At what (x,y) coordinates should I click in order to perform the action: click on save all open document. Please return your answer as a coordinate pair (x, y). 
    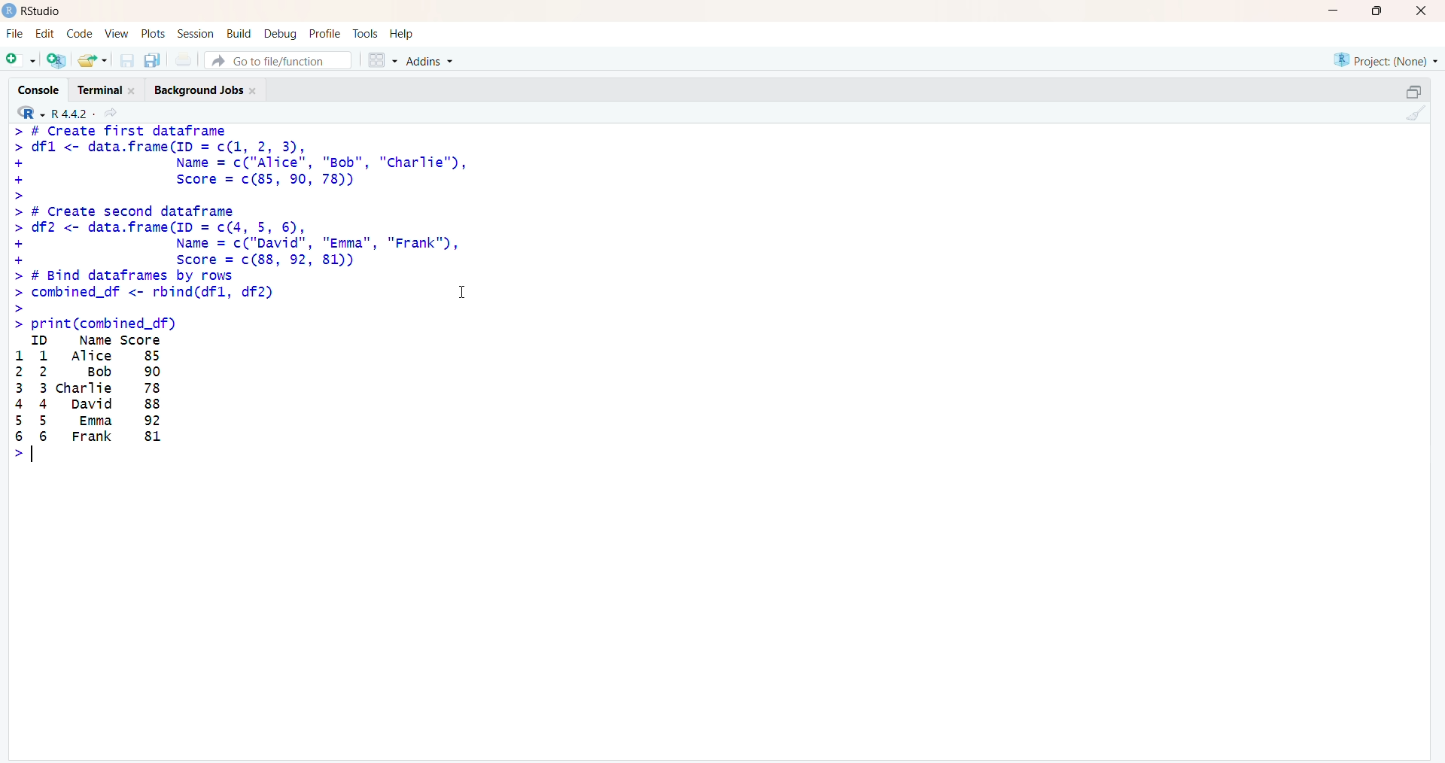
    Looking at the image, I should click on (153, 61).